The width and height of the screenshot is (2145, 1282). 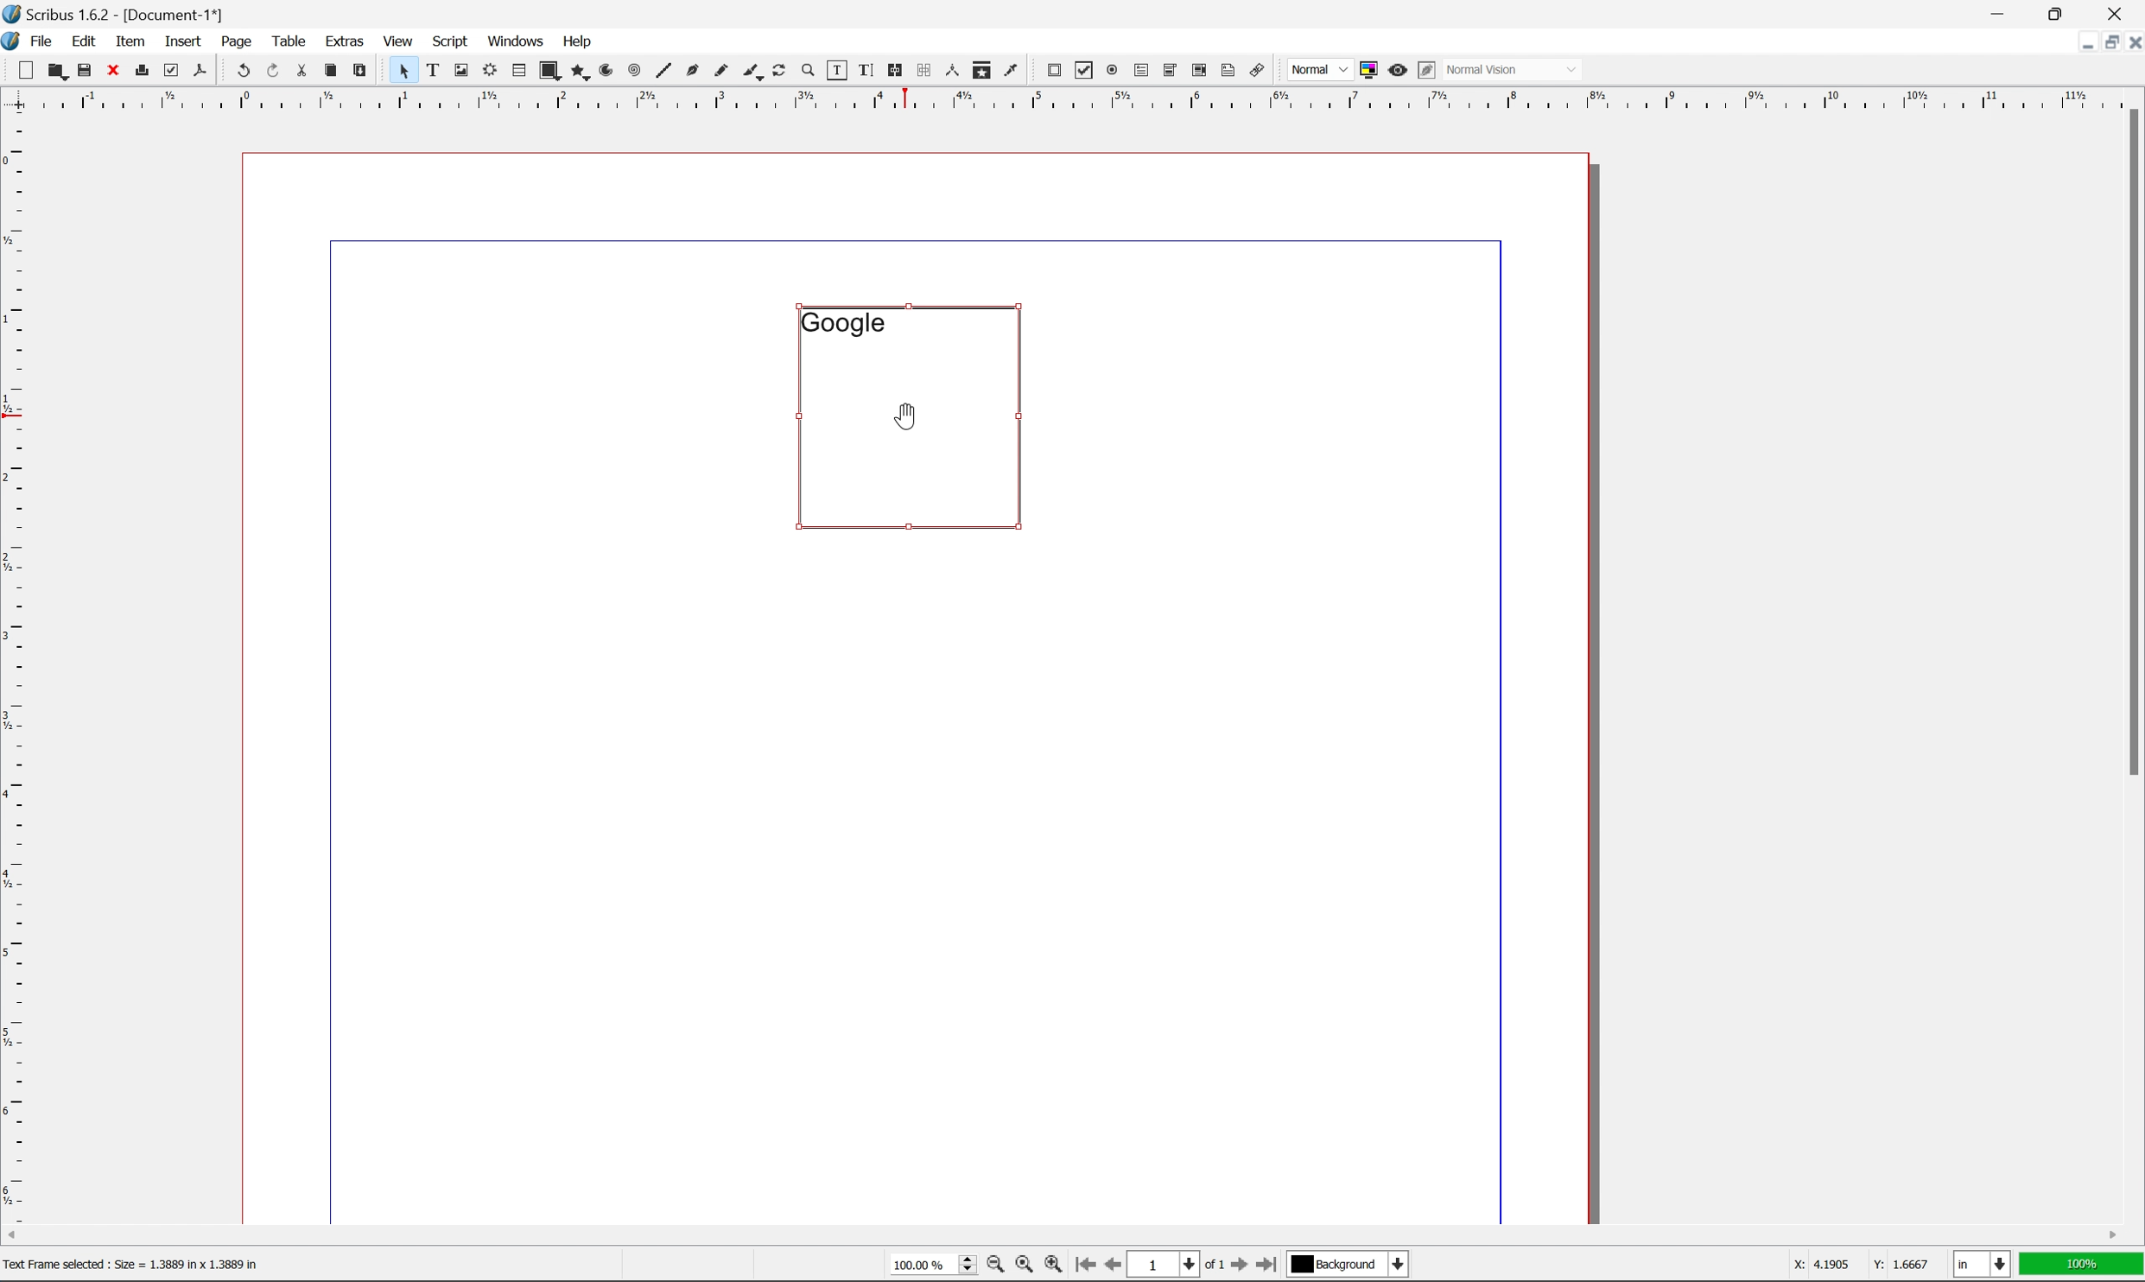 What do you see at coordinates (348, 41) in the screenshot?
I see `extras` at bounding box center [348, 41].